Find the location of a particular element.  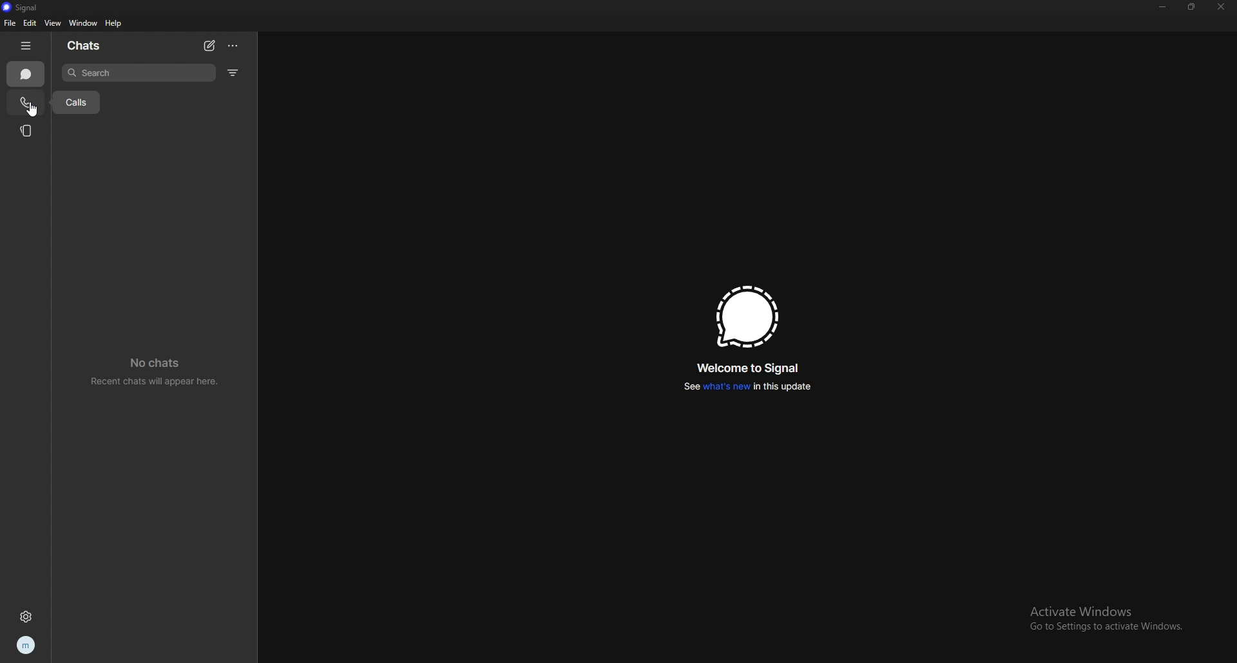

help is located at coordinates (114, 23).